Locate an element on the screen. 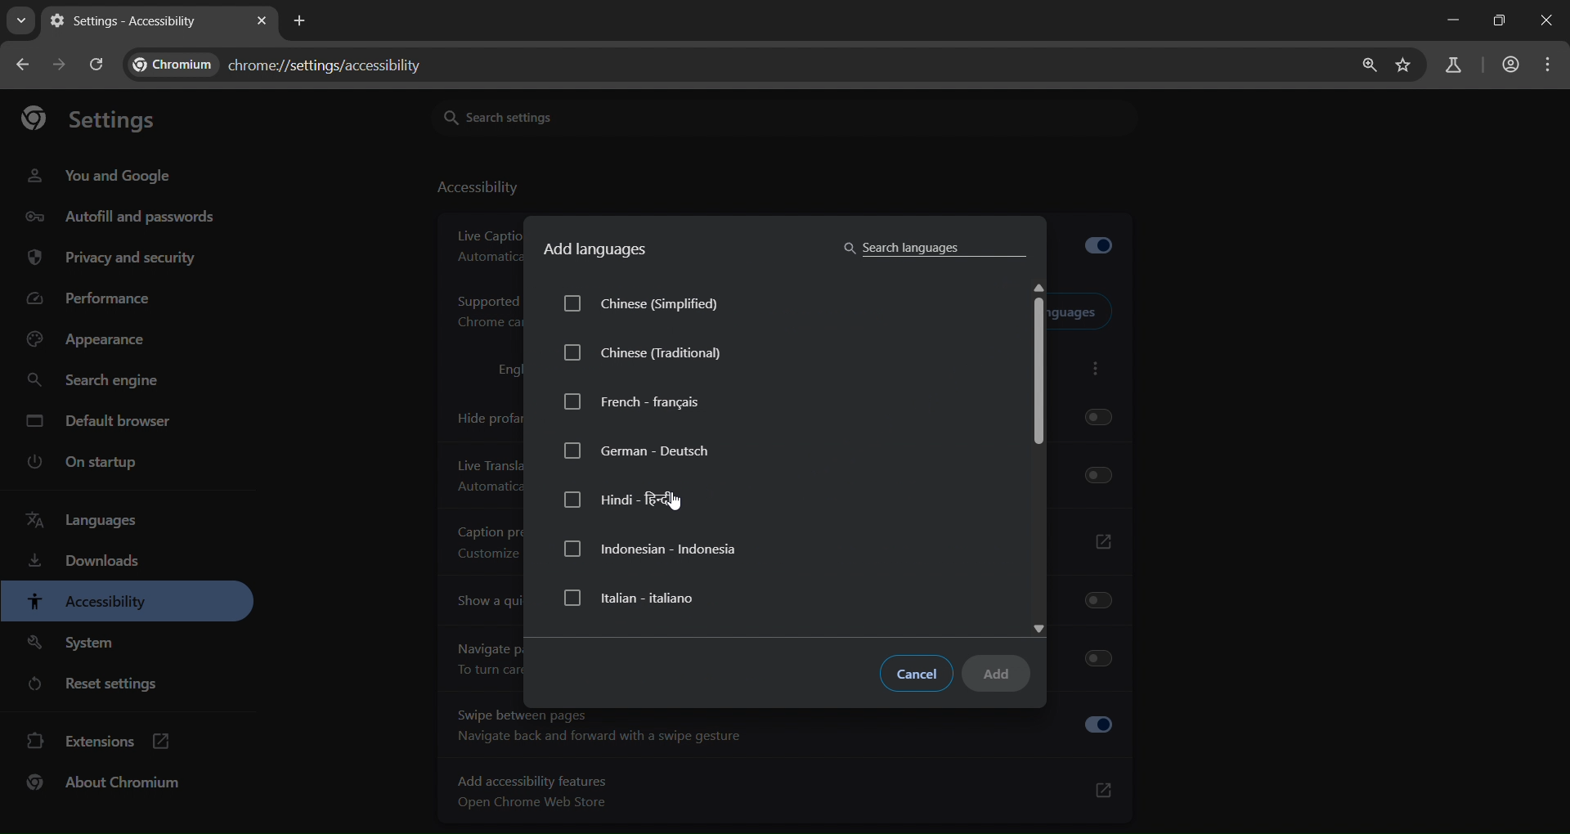  appearance is located at coordinates (95, 340).